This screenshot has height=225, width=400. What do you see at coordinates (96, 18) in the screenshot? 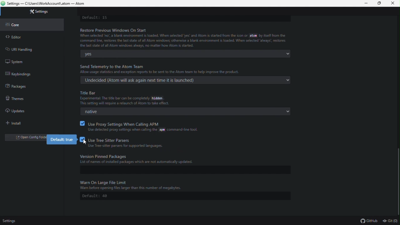
I see `default 15` at bounding box center [96, 18].